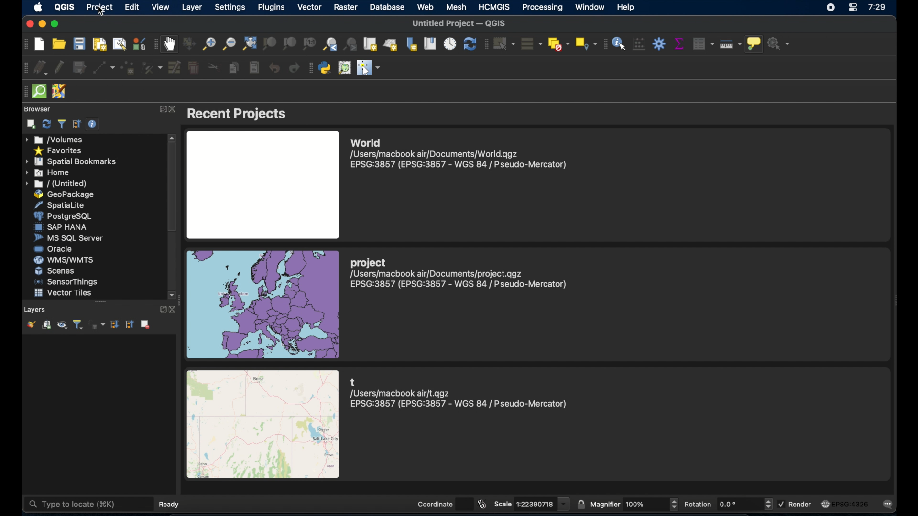 The height and width of the screenshot is (516, 918). I want to click on scroll box, so click(173, 188).